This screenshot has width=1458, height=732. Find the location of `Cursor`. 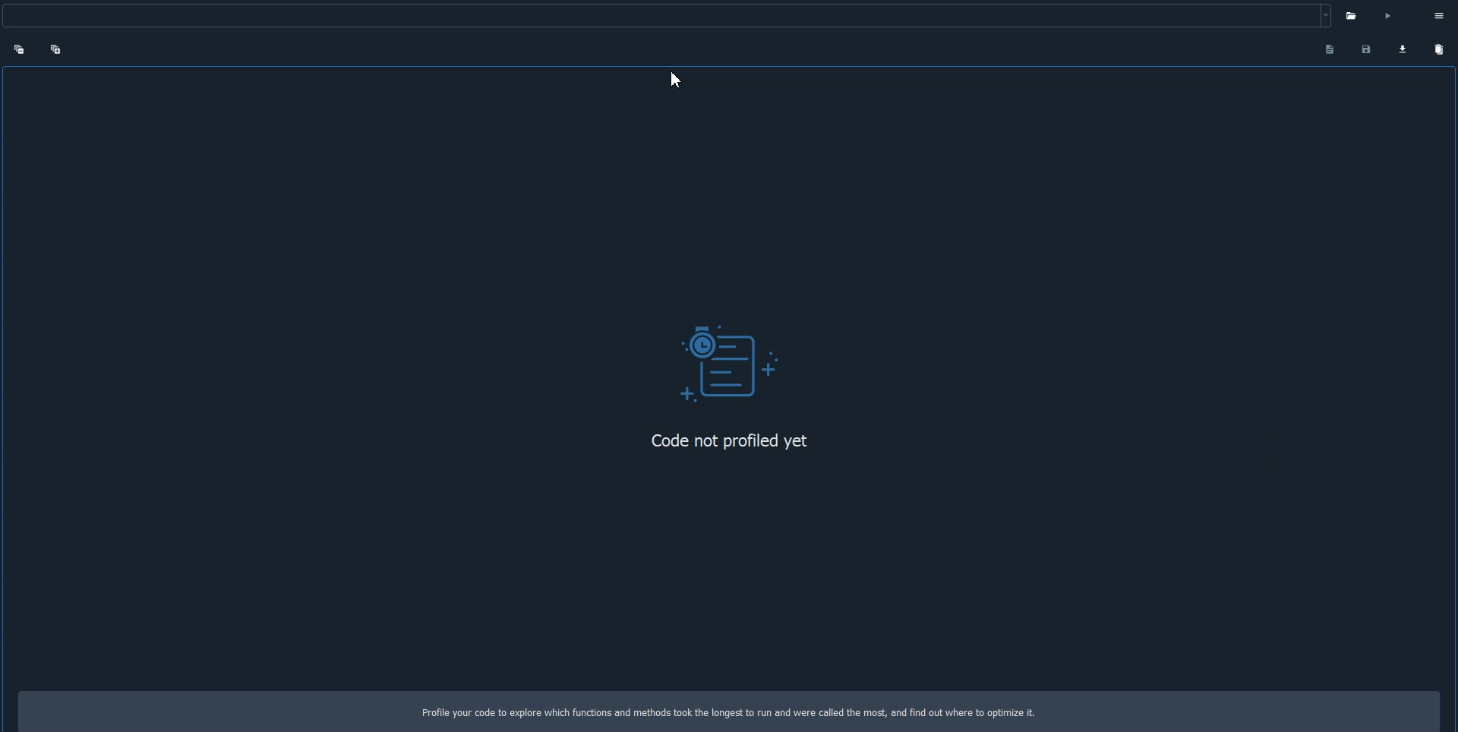

Cursor is located at coordinates (677, 80).